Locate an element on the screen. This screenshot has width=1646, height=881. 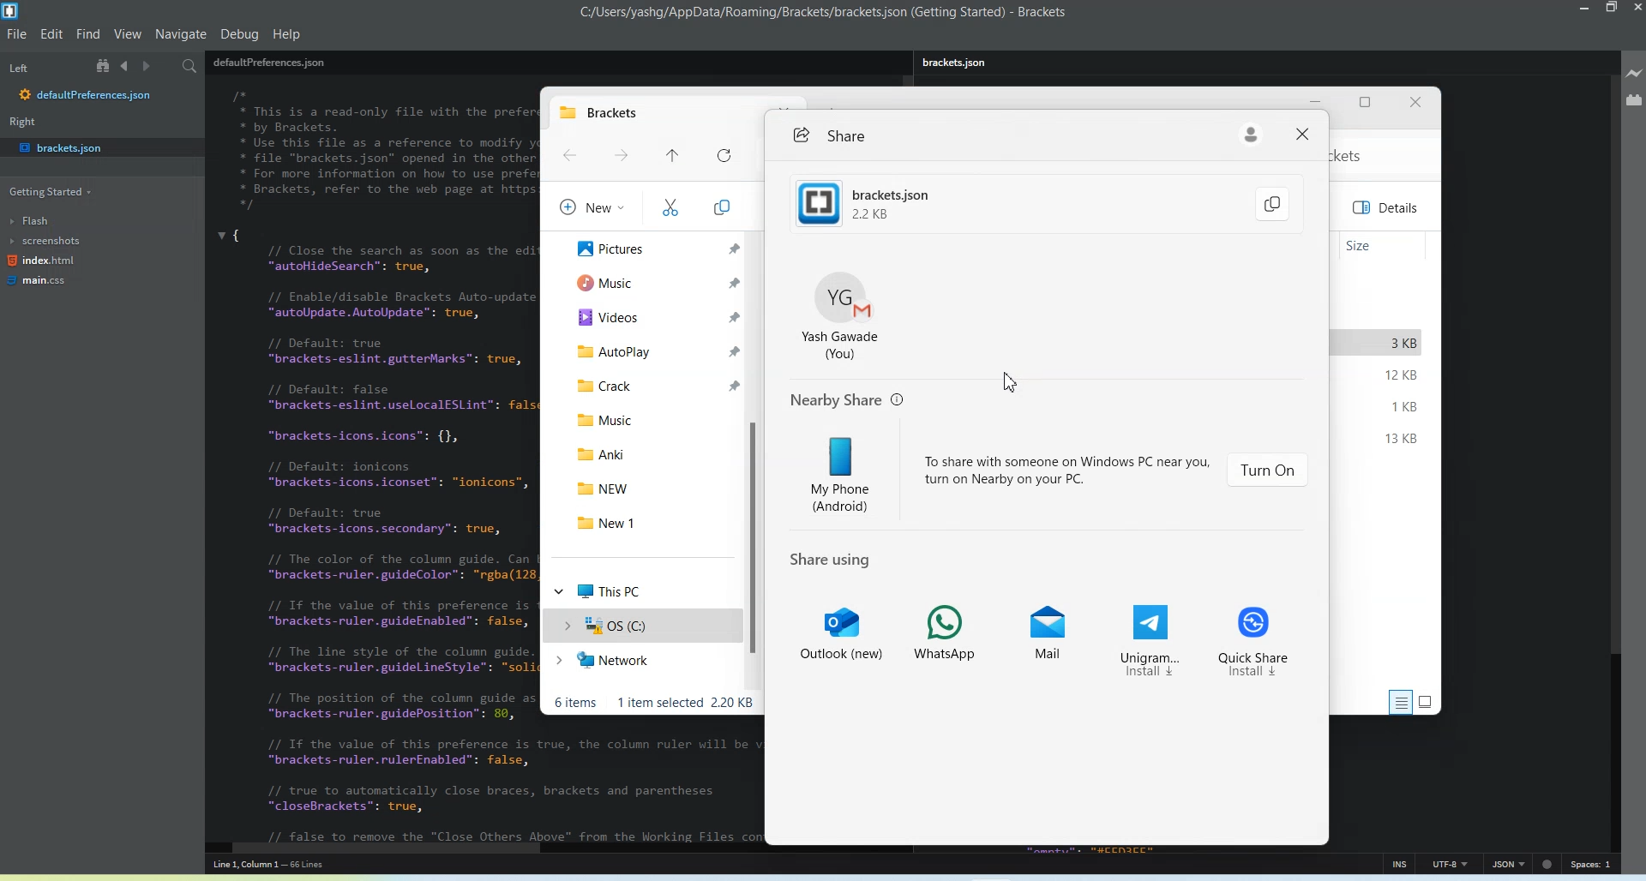
Navigate Forwards is located at coordinates (151, 67).